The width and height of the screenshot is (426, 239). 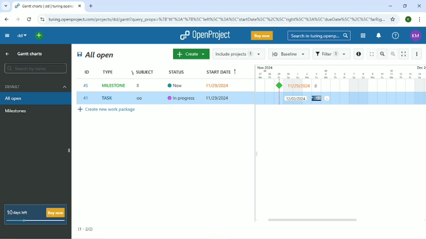 What do you see at coordinates (408, 19) in the screenshot?
I see `Account` at bounding box center [408, 19].